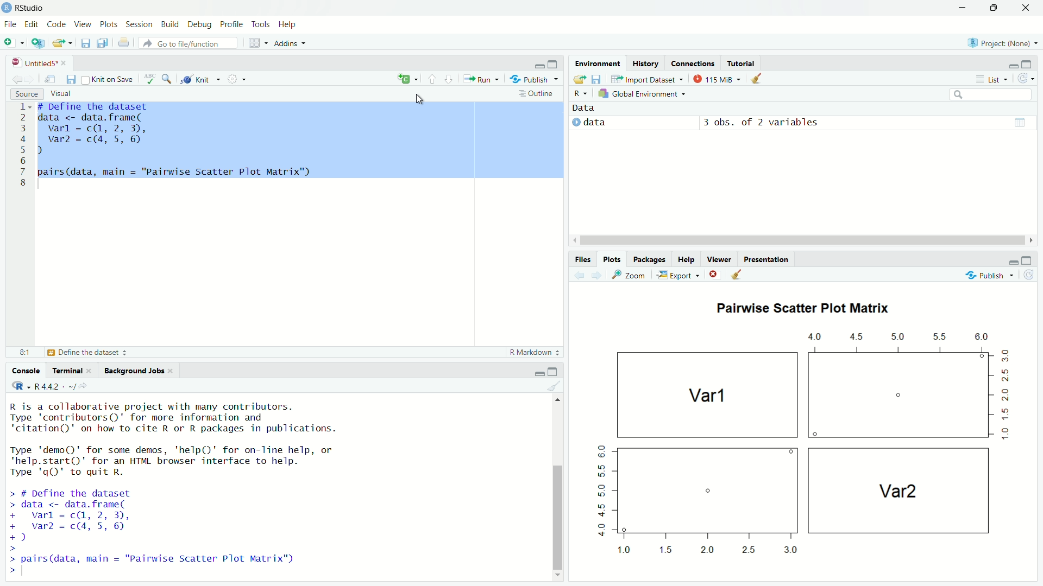  I want to click on Plots, so click(613, 259).